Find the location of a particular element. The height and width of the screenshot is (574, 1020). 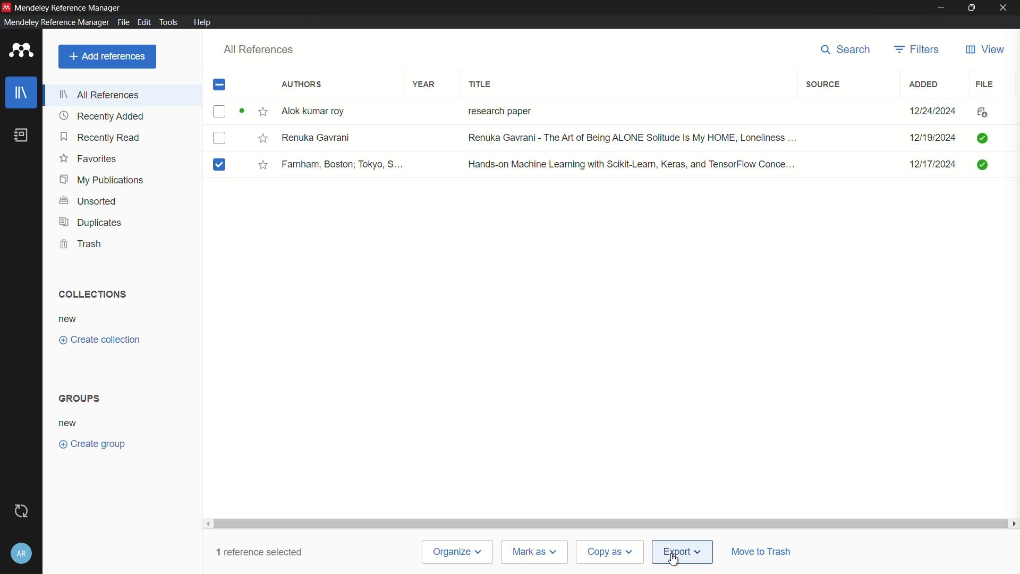

Renuka Gavrani Renuka Gavrani - The Art of Being ALONE Solitude Is My HOME, Loneliness ... is located at coordinates (542, 137).